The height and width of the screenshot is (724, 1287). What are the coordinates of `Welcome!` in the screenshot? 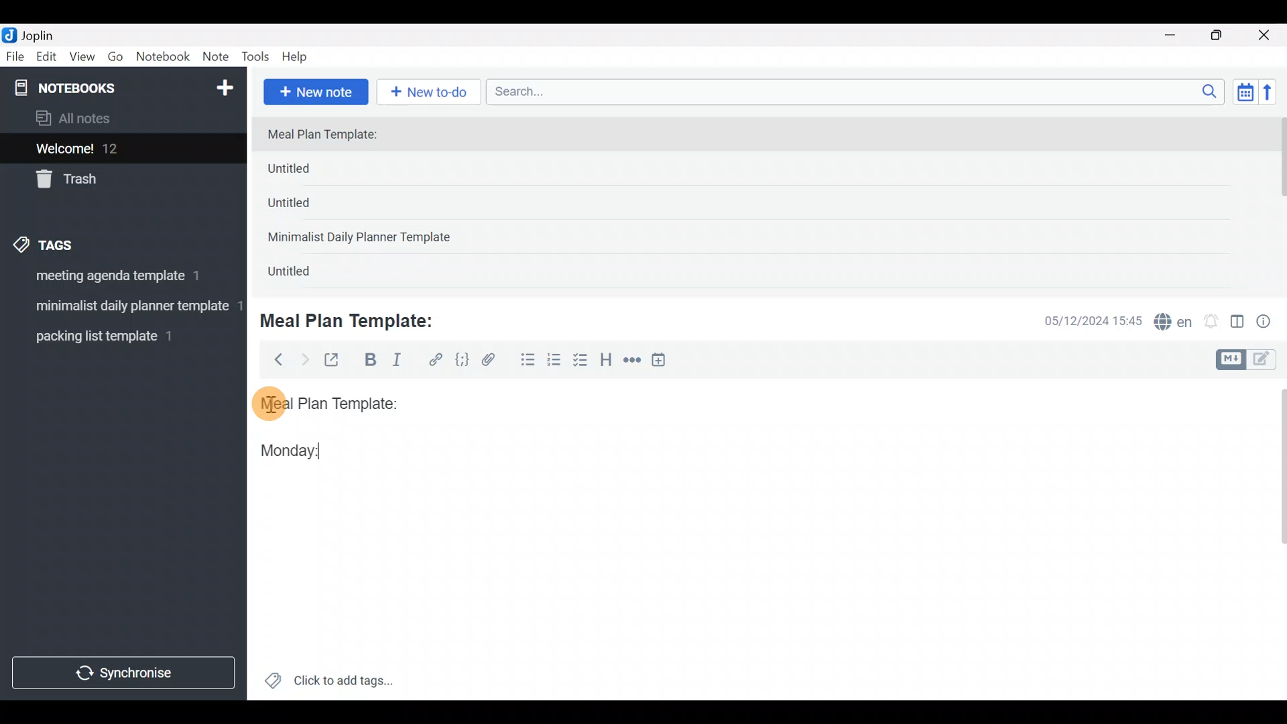 It's located at (121, 149).